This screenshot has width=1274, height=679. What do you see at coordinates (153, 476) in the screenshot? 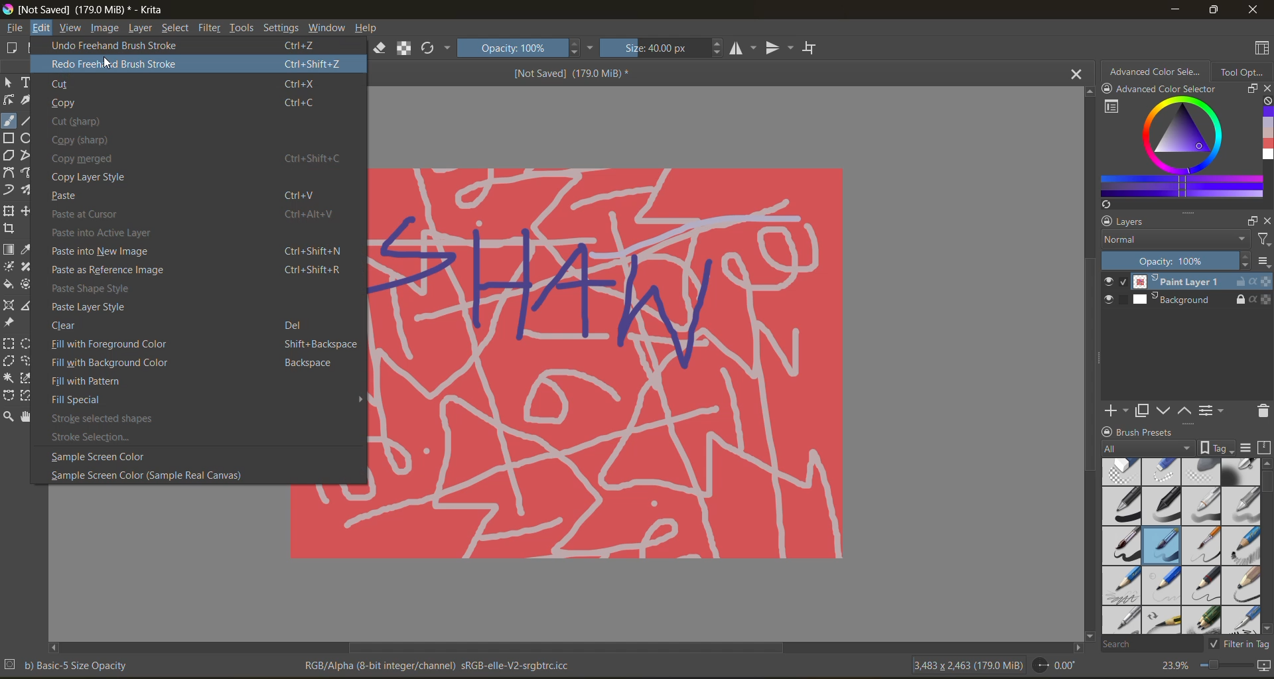
I see `sample screen color (Sample Real Canvas)` at bounding box center [153, 476].